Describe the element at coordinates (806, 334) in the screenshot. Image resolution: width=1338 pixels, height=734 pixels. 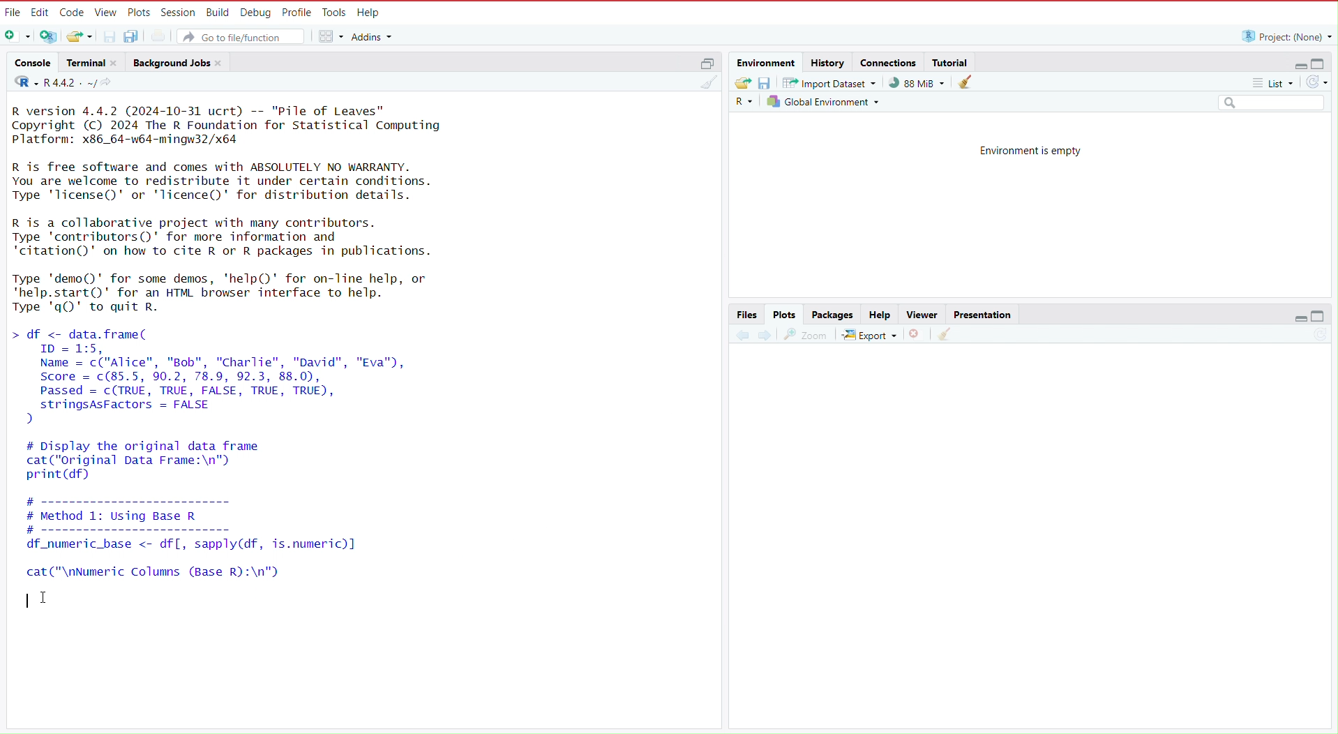
I see `view a larger version of the plot in a new window.` at that location.